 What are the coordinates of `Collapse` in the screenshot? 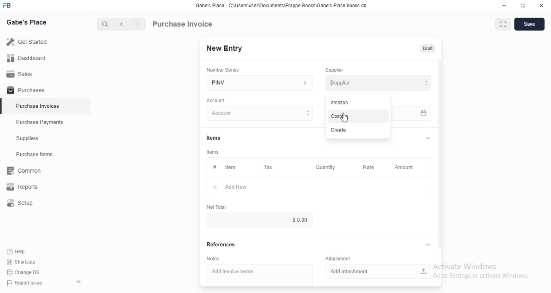 It's located at (428, 244).